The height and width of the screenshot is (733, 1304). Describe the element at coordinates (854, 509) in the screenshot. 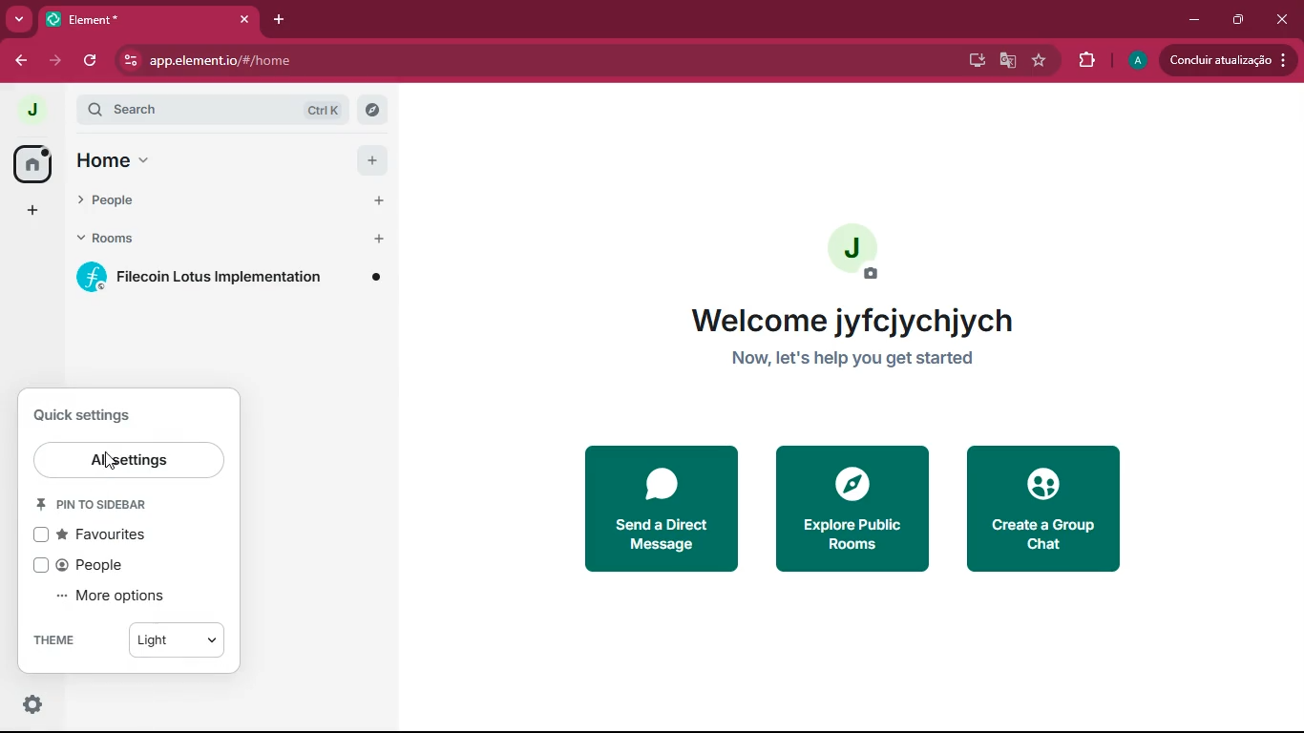

I see `explore public rooms` at that location.